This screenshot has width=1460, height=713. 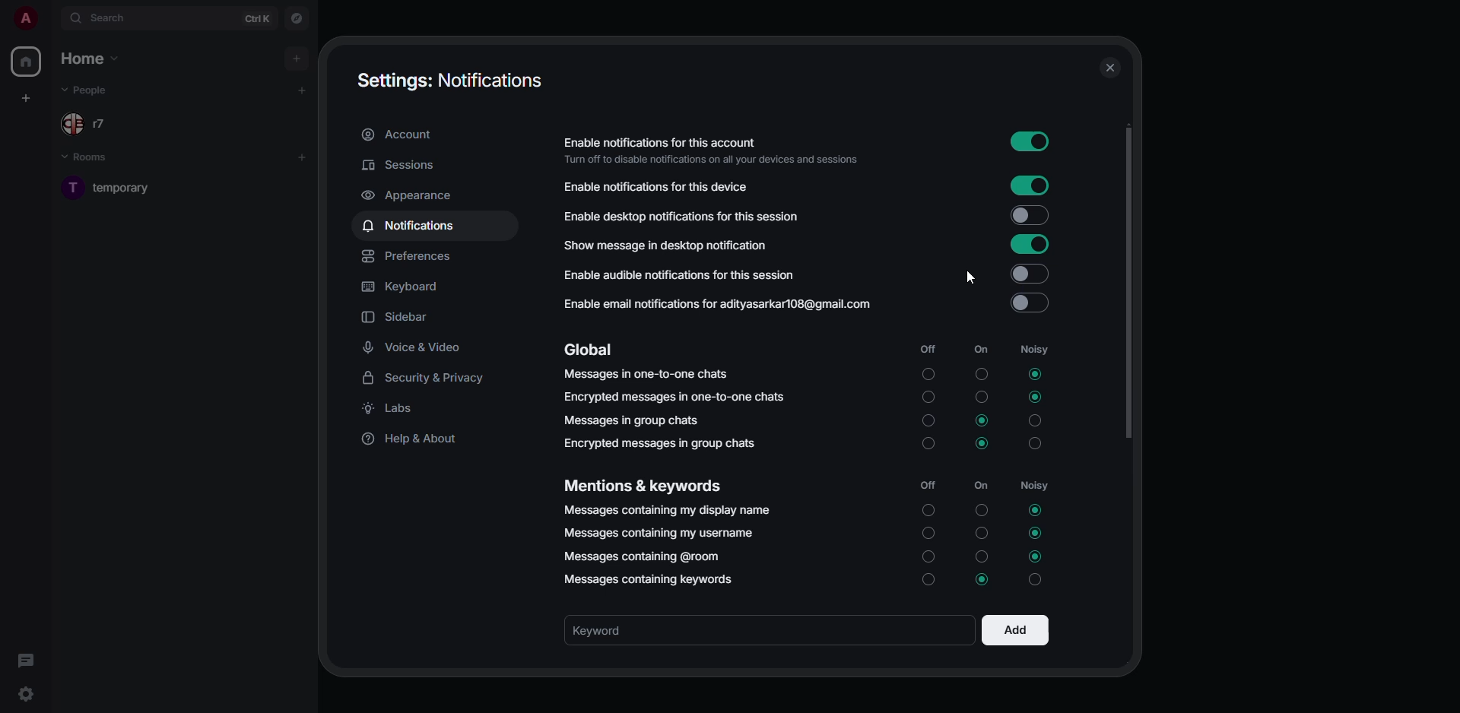 What do you see at coordinates (415, 348) in the screenshot?
I see `voice & video` at bounding box center [415, 348].